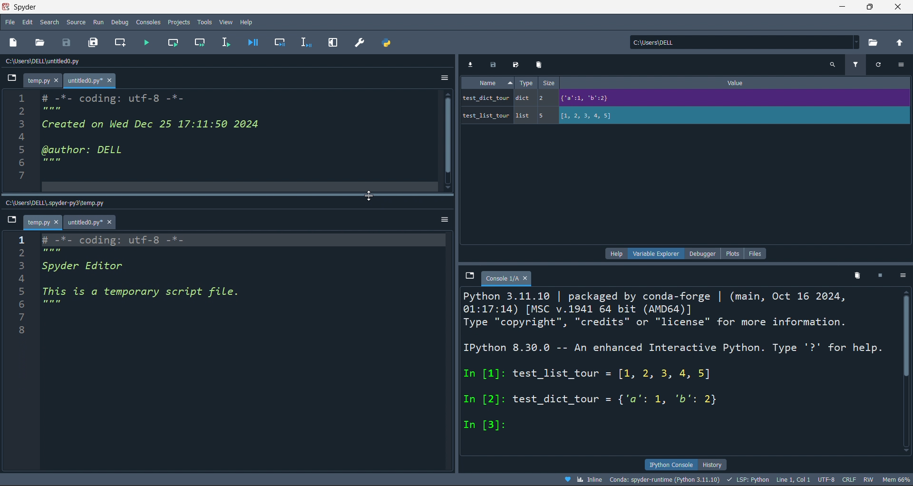  What do you see at coordinates (57, 62) in the screenshot?
I see `C:\User|DELL\utitled0.py` at bounding box center [57, 62].